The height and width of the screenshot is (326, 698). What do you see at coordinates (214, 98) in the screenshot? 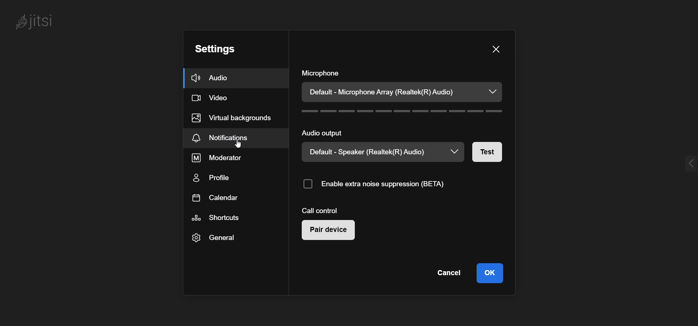
I see `video` at bounding box center [214, 98].